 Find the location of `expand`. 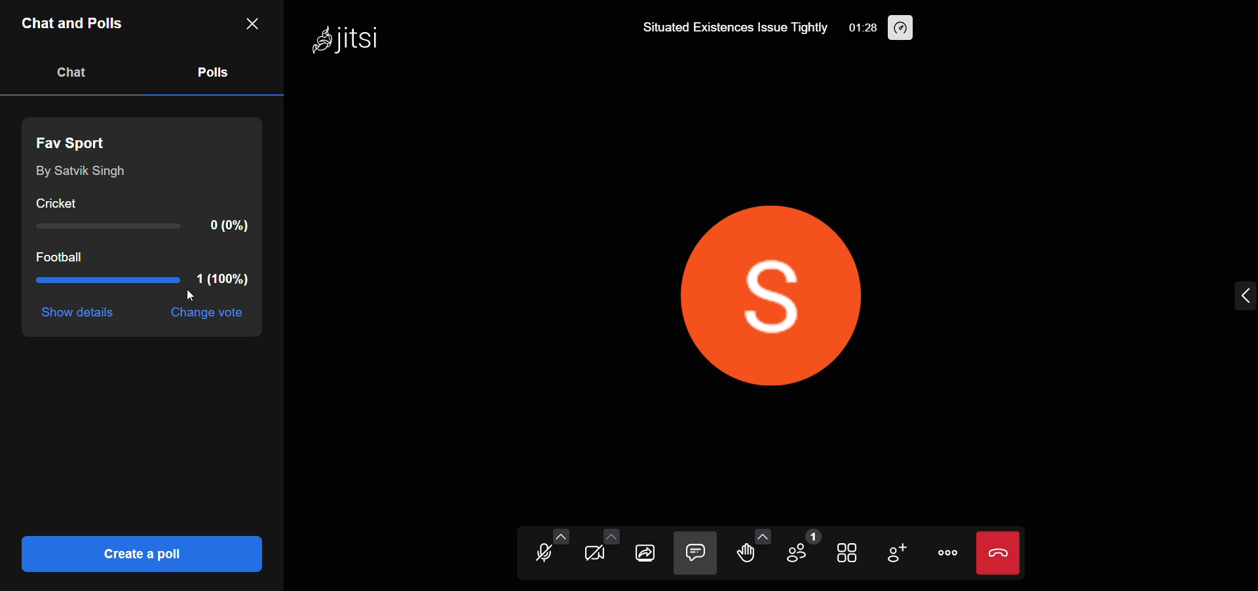

expand is located at coordinates (1241, 296).